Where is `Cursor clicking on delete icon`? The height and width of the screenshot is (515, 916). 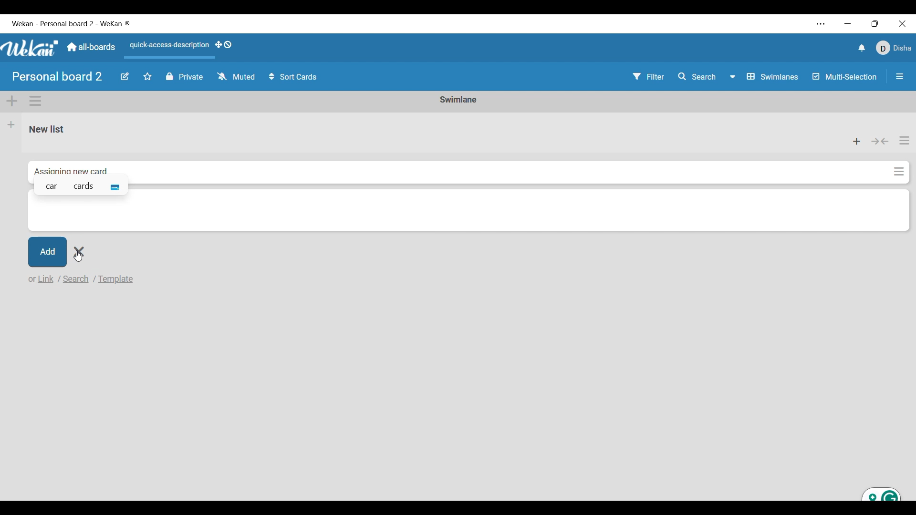 Cursor clicking on delete icon is located at coordinates (83, 254).